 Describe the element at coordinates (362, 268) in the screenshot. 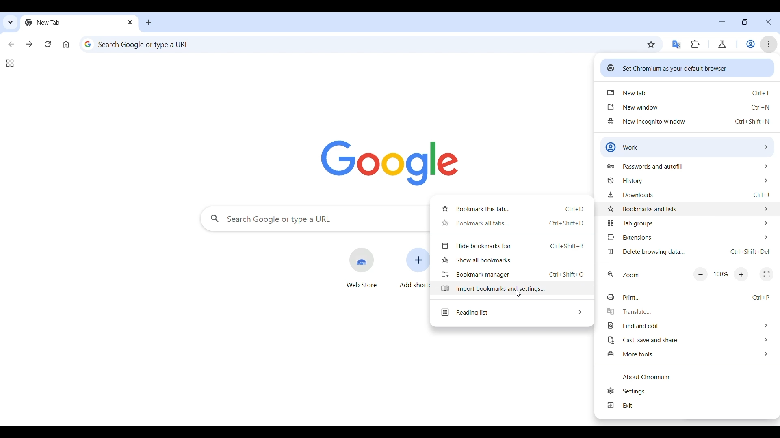

I see `Web store` at that location.